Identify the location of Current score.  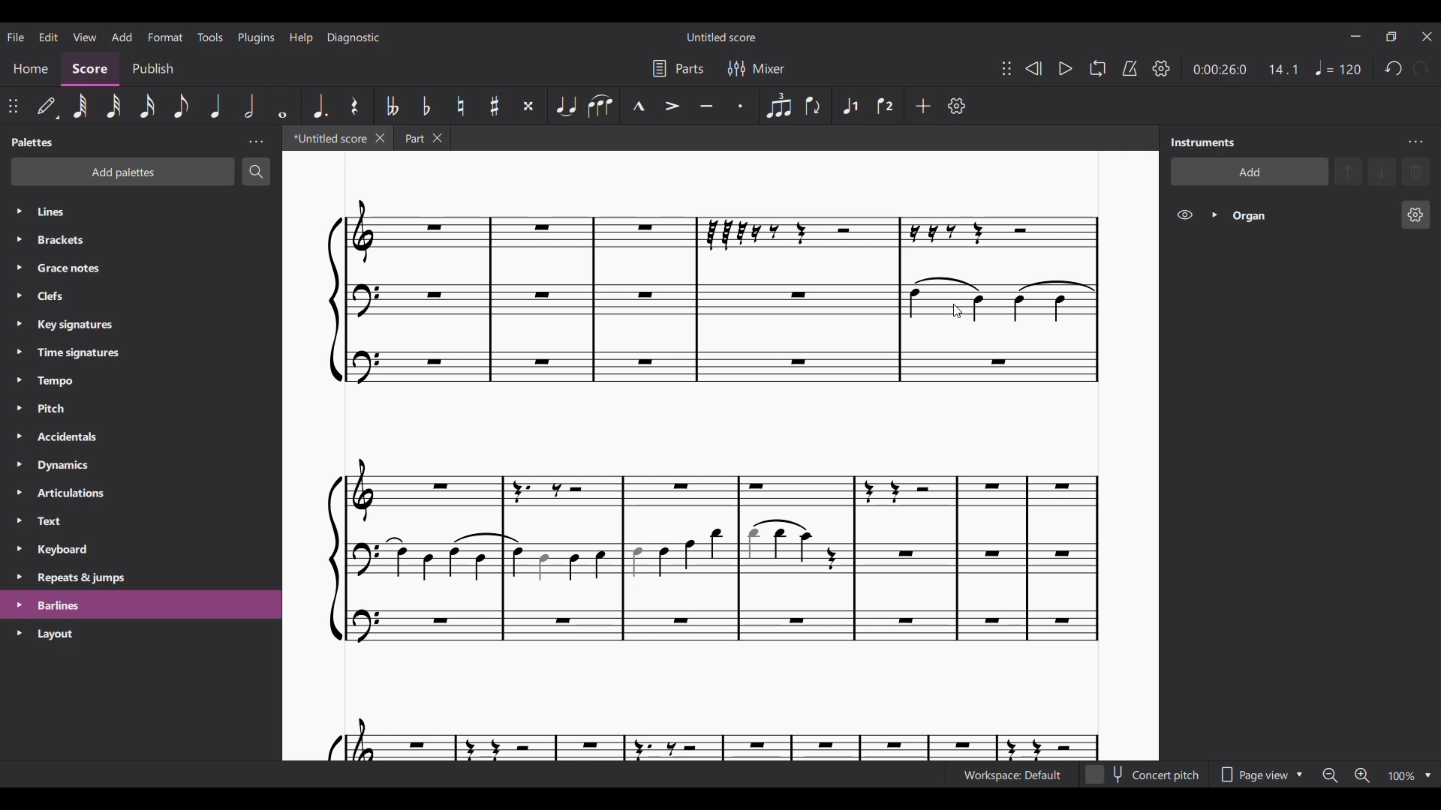
(714, 480).